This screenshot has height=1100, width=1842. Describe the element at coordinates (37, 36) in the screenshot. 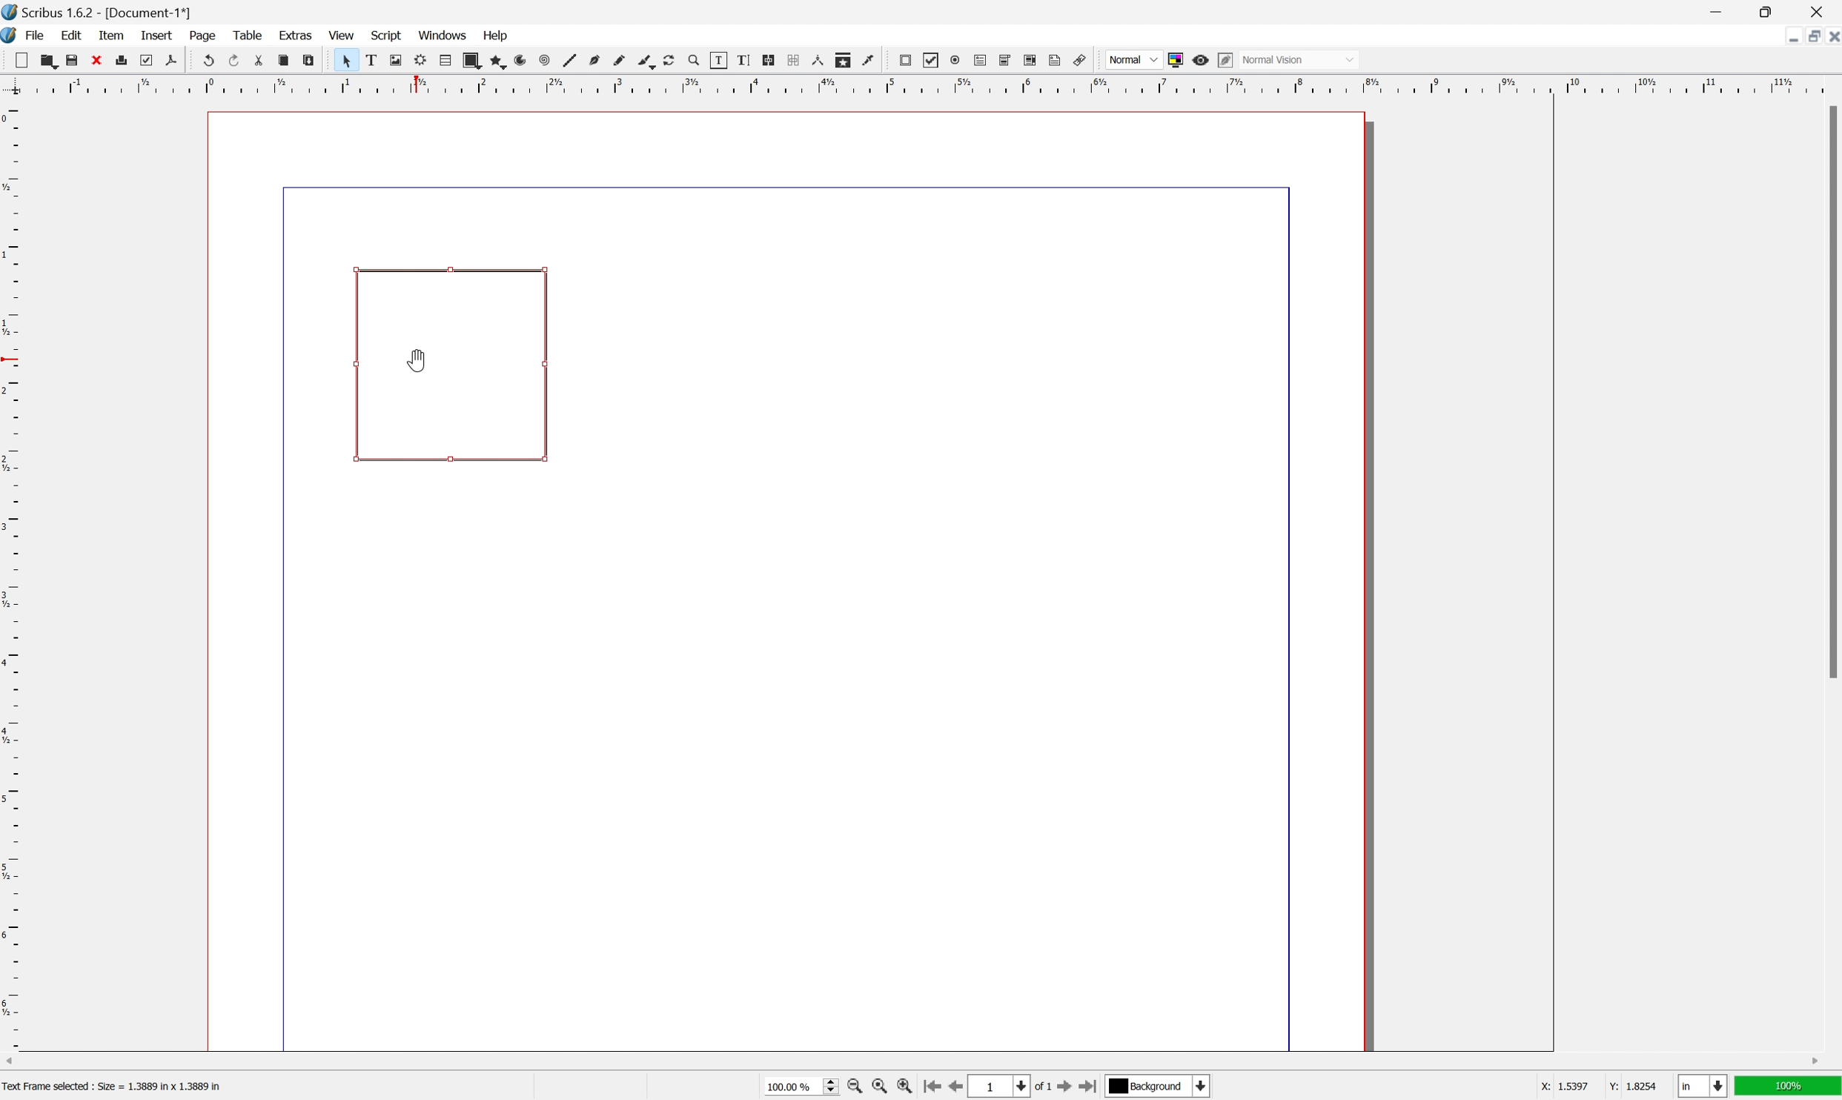

I see `file` at that location.